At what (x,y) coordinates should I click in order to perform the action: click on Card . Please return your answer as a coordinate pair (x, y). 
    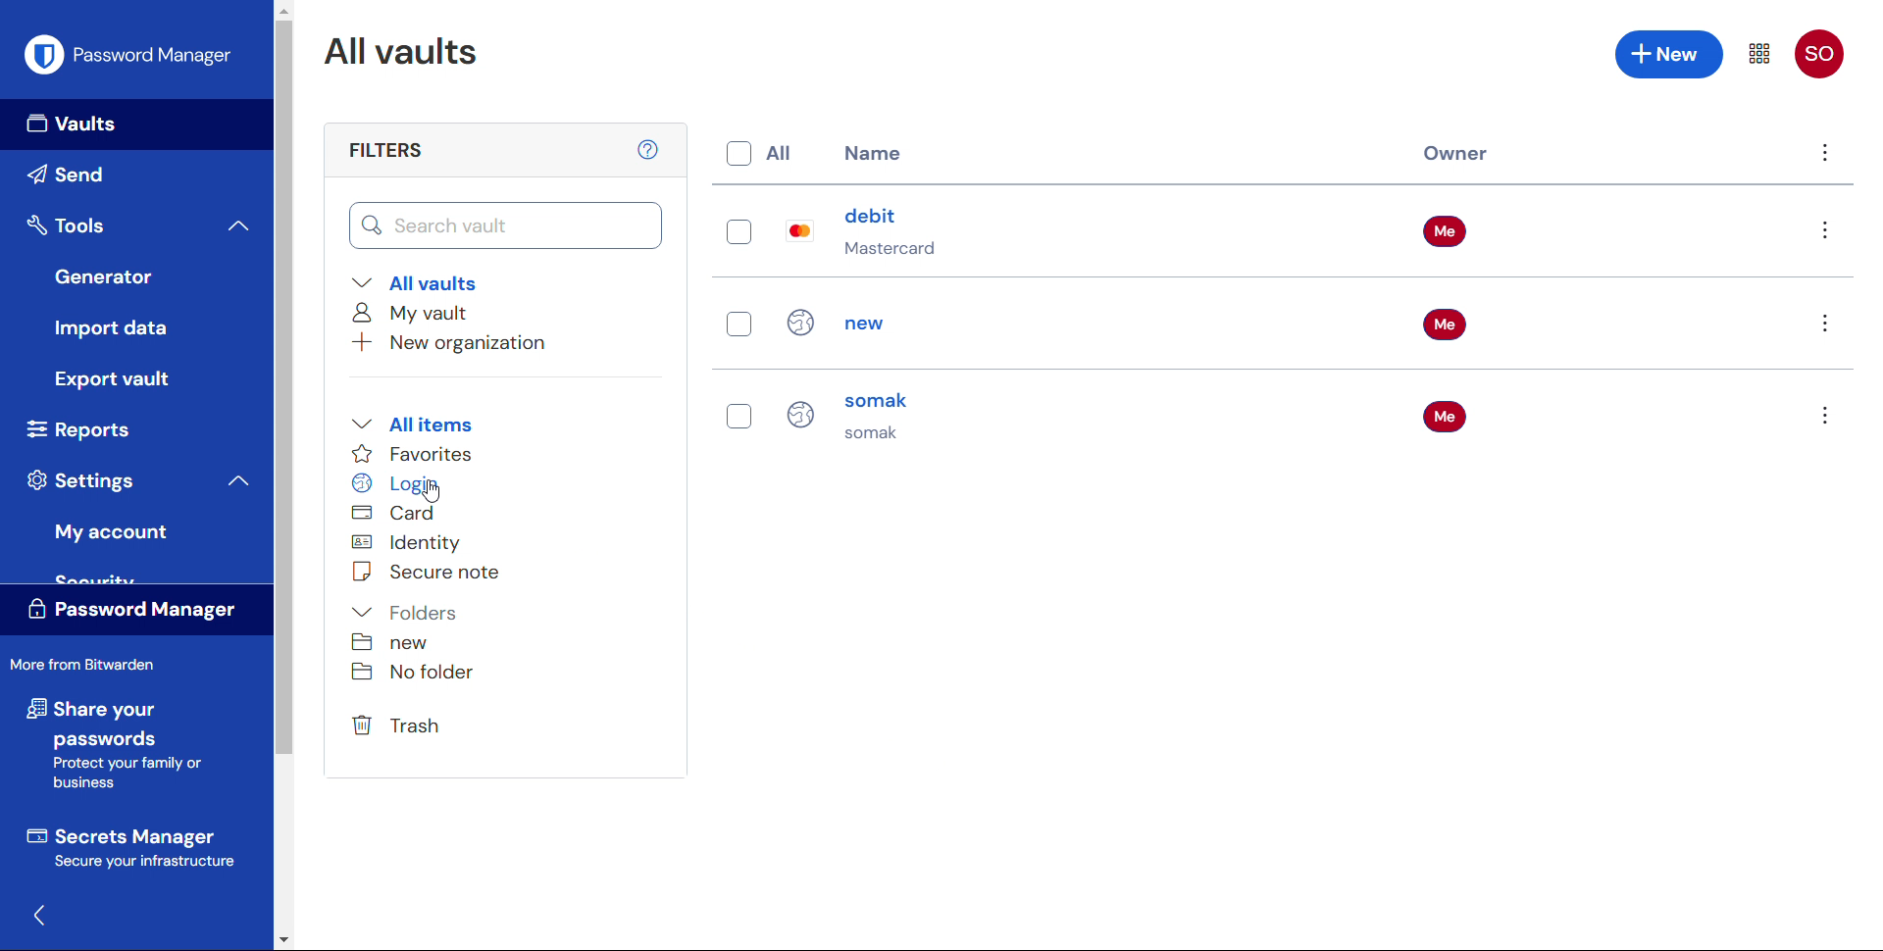
    Looking at the image, I should click on (392, 512).